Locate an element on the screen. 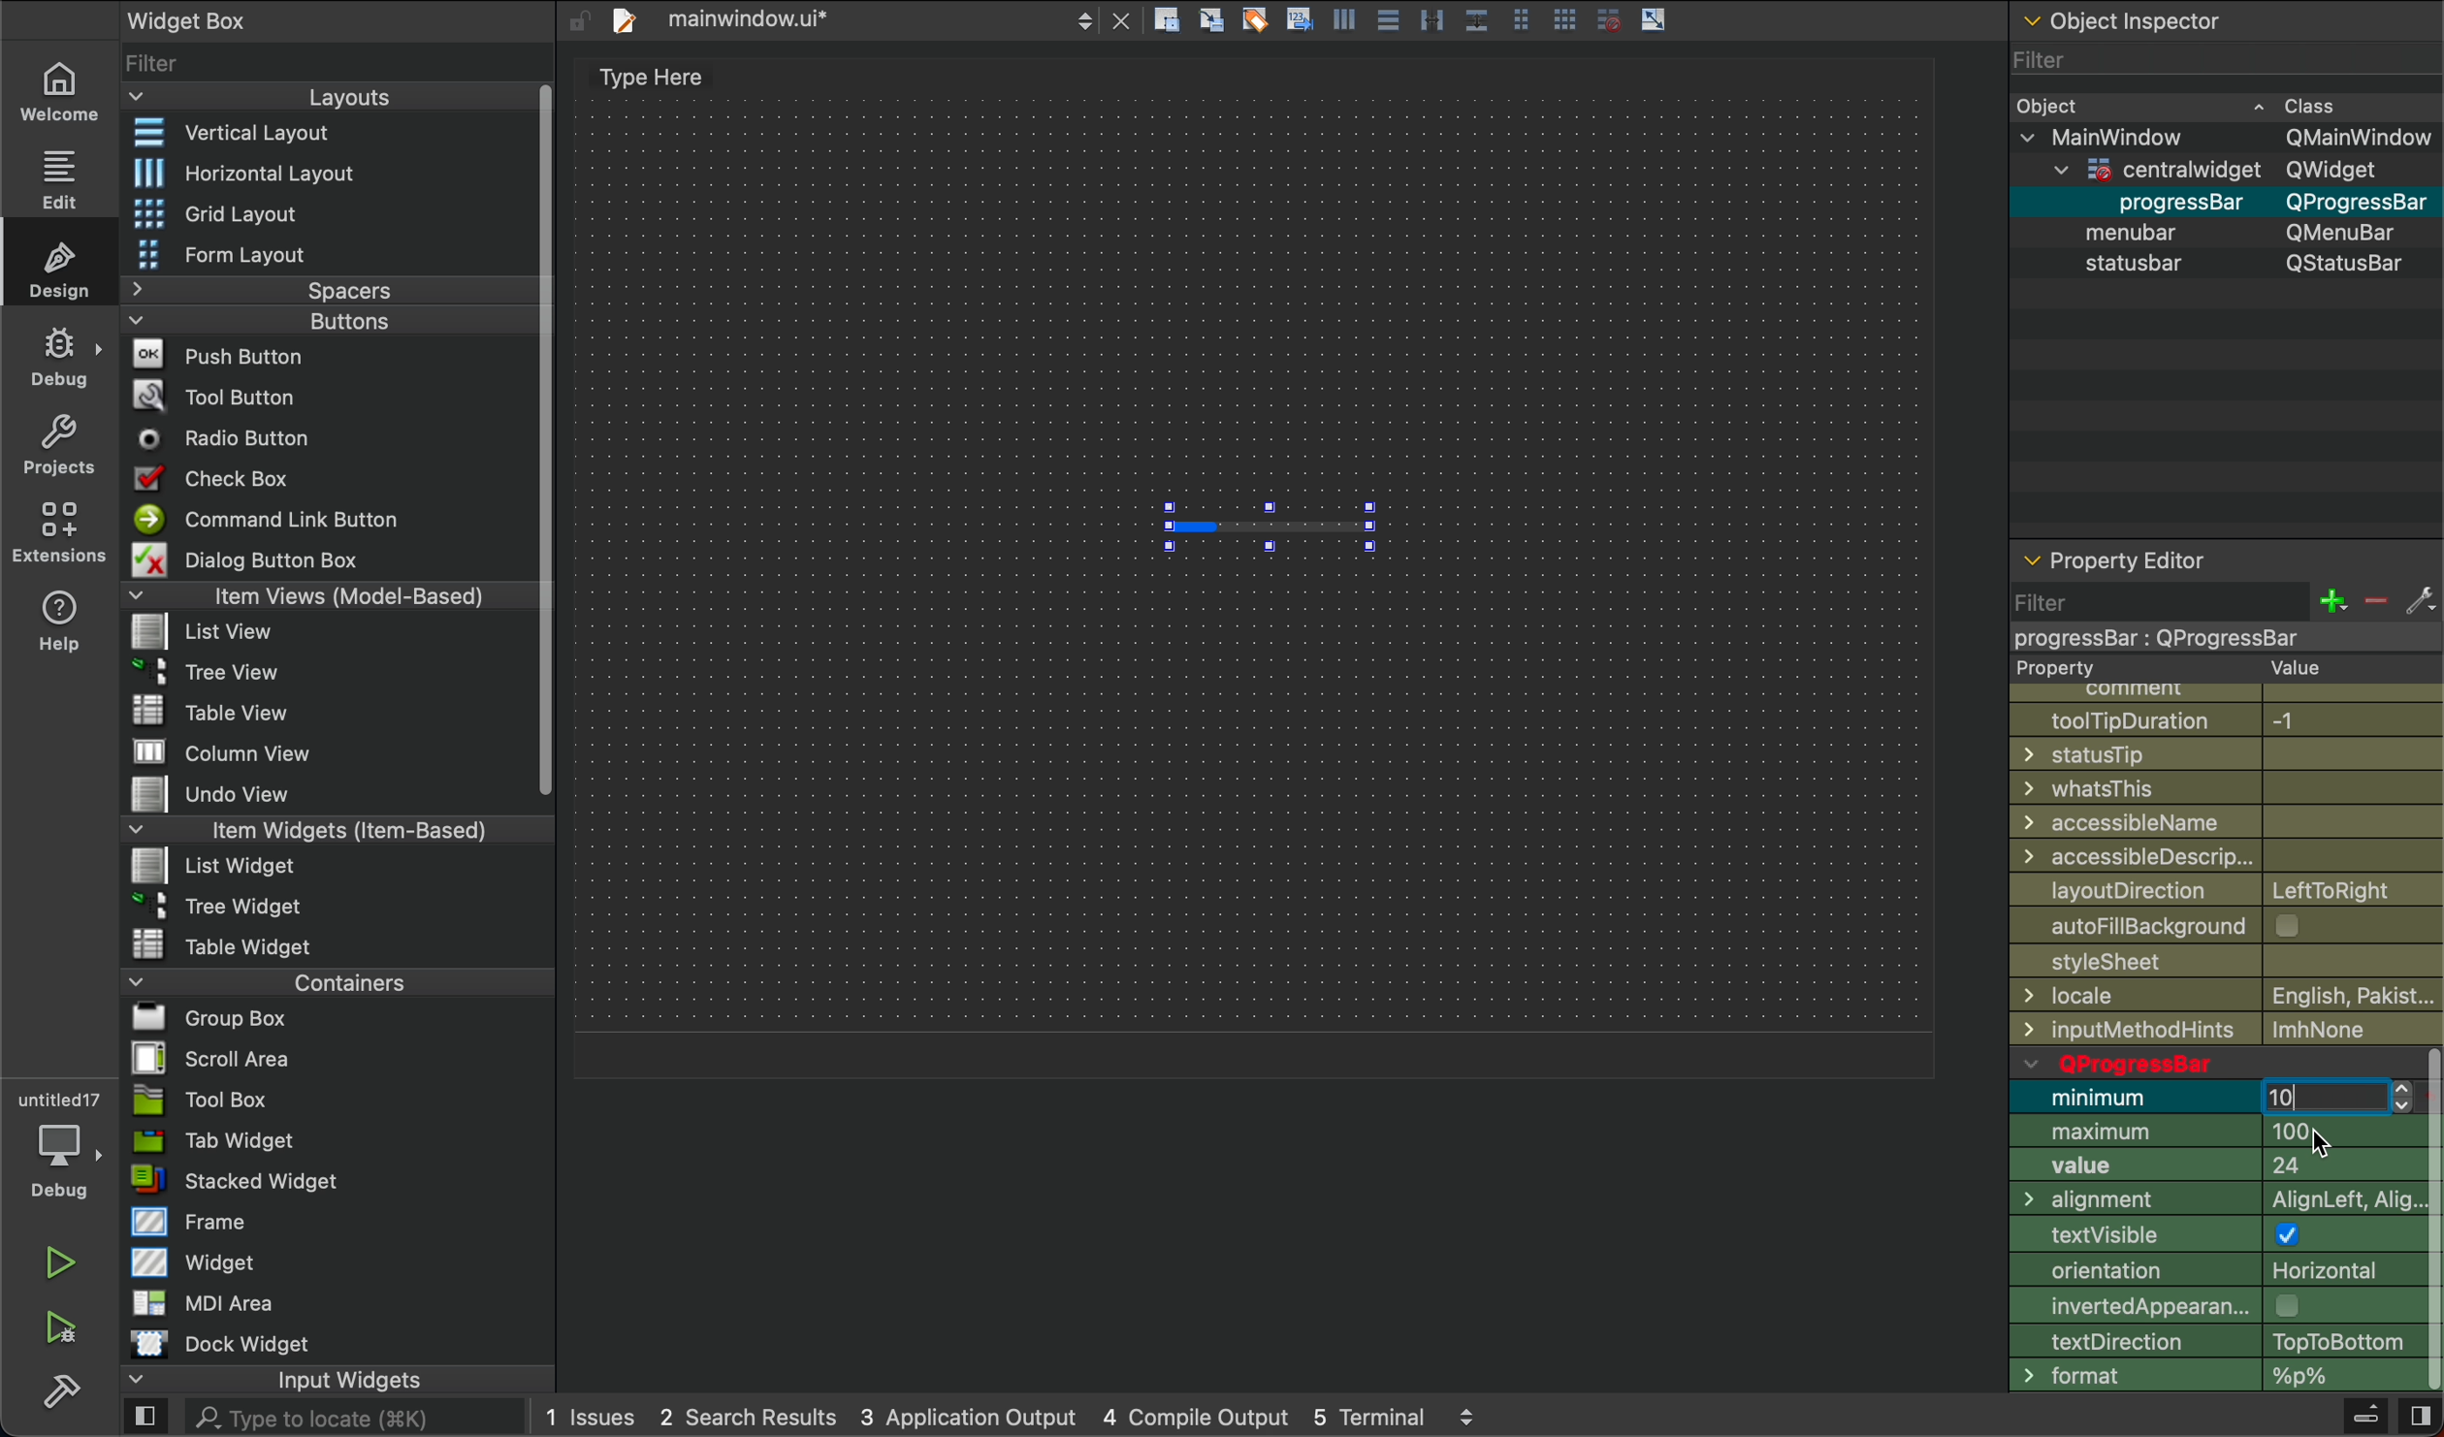  edit is located at coordinates (55, 176).